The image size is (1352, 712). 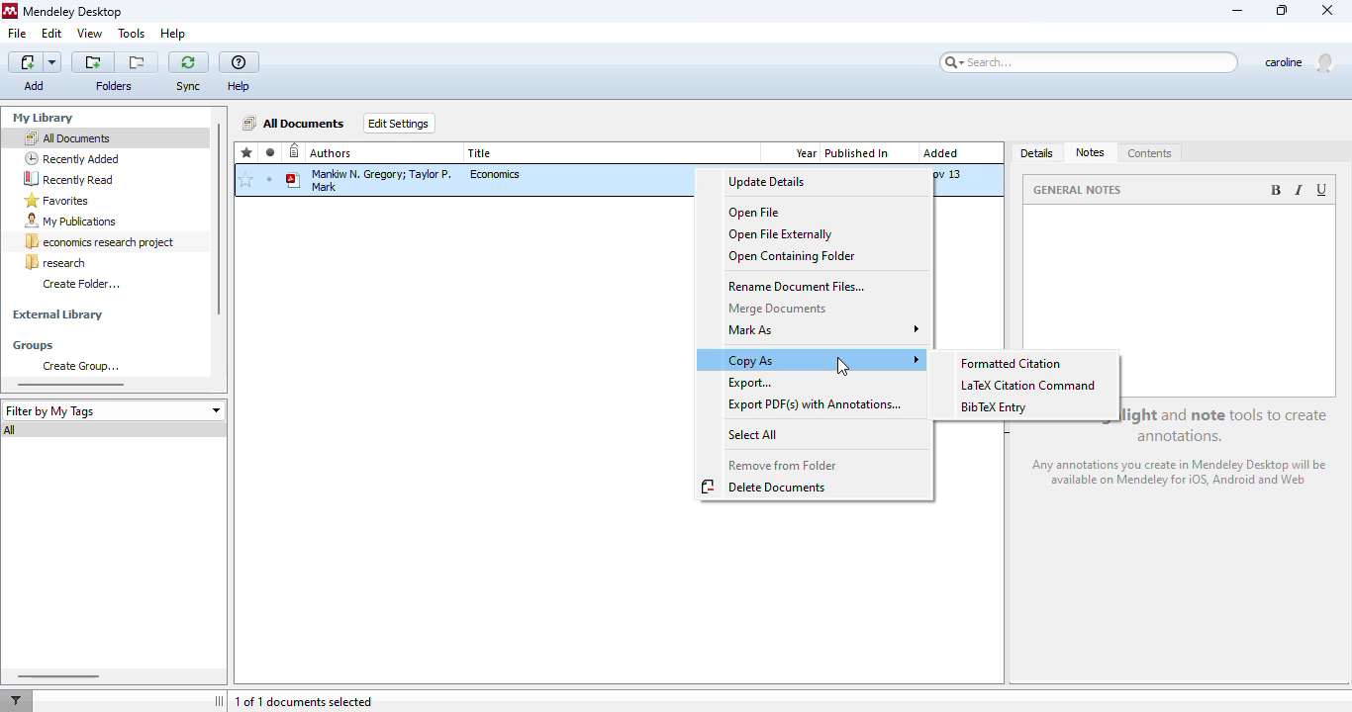 I want to click on search, so click(x=1090, y=62).